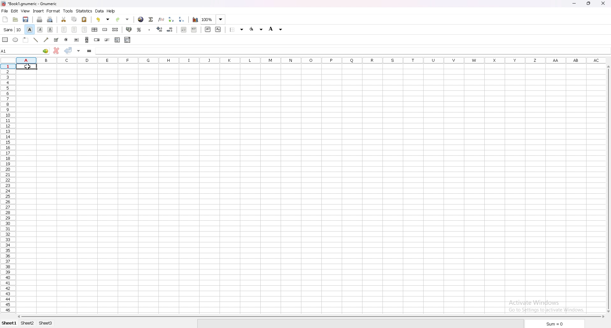 The image size is (611, 328). Describe the element at coordinates (46, 324) in the screenshot. I see `sheet3` at that location.